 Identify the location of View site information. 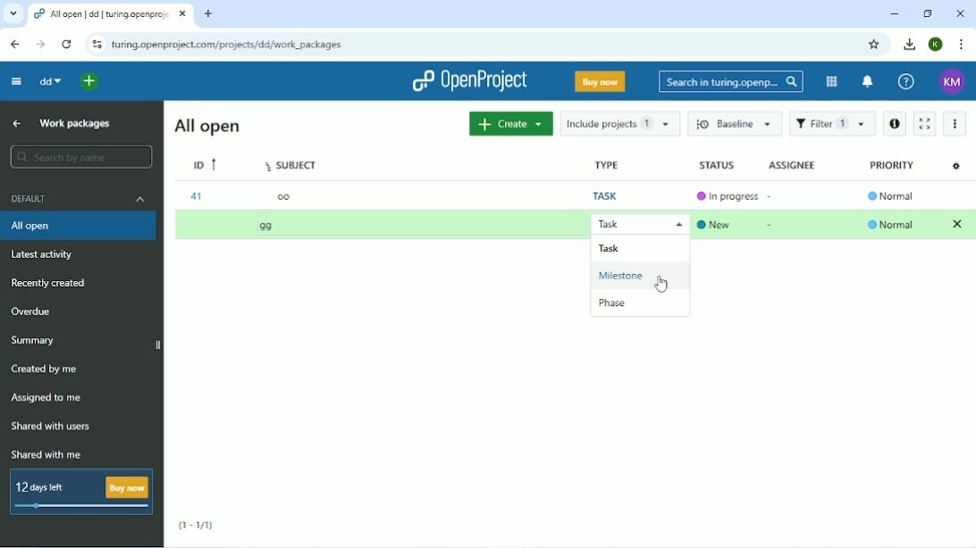
(97, 46).